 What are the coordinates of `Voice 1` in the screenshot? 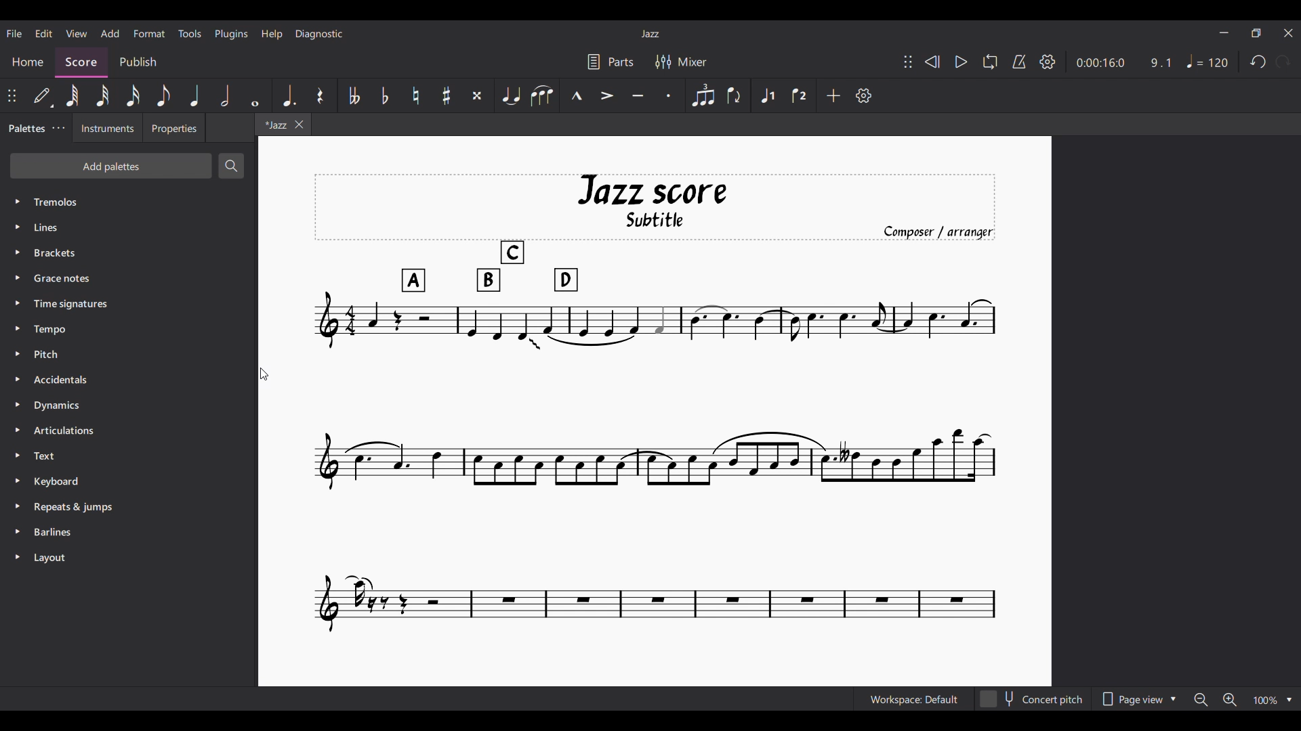 It's located at (768, 95).